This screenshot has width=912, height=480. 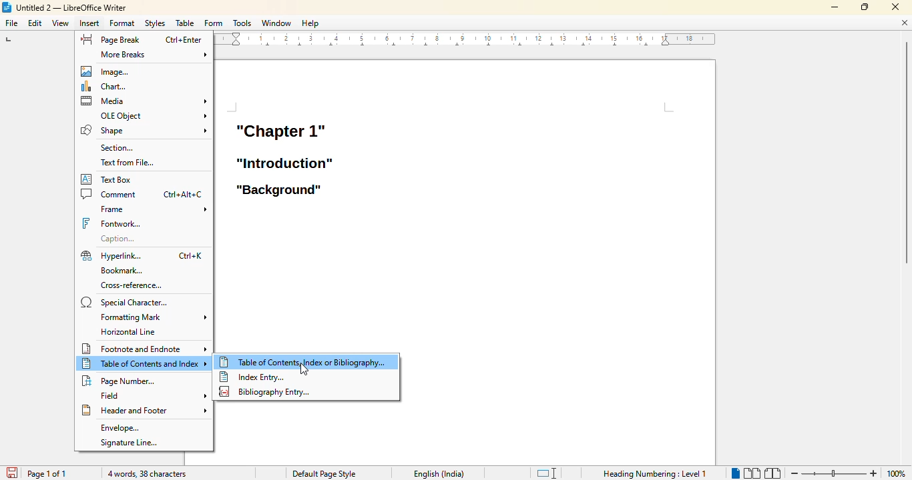 What do you see at coordinates (752, 473) in the screenshot?
I see `multi-page view` at bounding box center [752, 473].